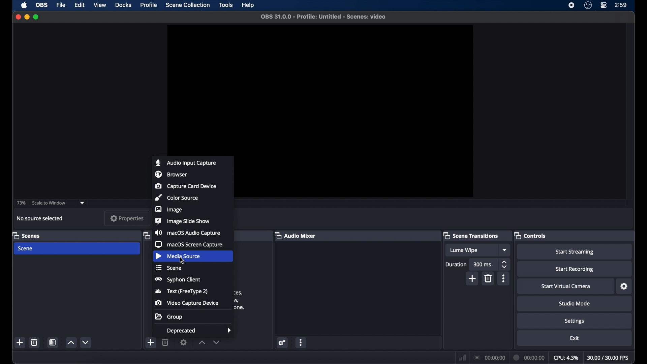 This screenshot has height=364, width=647. What do you see at coordinates (71, 343) in the screenshot?
I see `increment` at bounding box center [71, 343].